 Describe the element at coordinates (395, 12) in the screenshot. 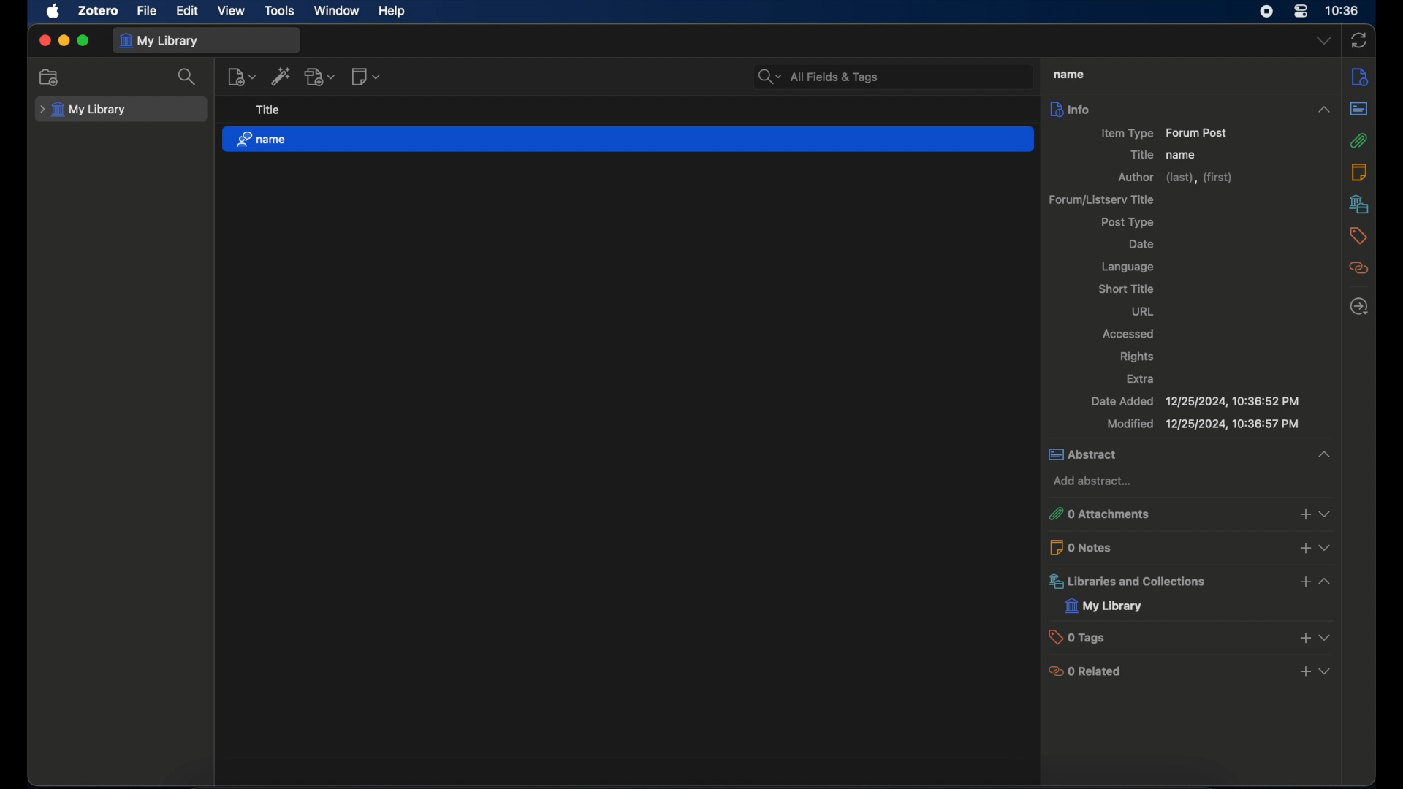

I see `help` at that location.